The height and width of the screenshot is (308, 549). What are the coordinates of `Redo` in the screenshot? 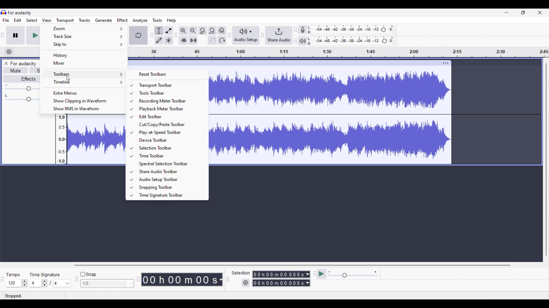 It's located at (222, 40).